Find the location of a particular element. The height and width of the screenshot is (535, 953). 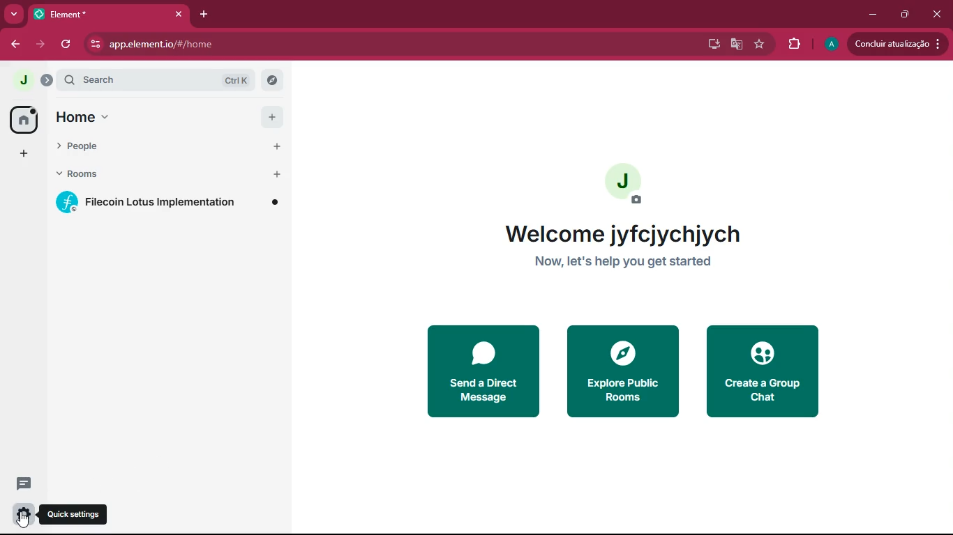

add is located at coordinates (272, 118).